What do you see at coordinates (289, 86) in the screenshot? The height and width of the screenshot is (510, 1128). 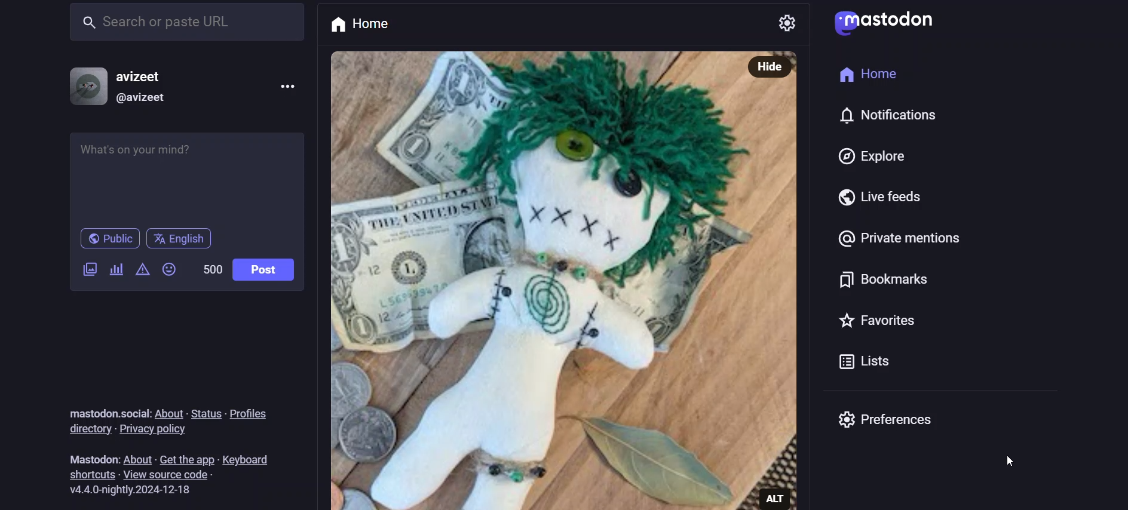 I see `more options` at bounding box center [289, 86].